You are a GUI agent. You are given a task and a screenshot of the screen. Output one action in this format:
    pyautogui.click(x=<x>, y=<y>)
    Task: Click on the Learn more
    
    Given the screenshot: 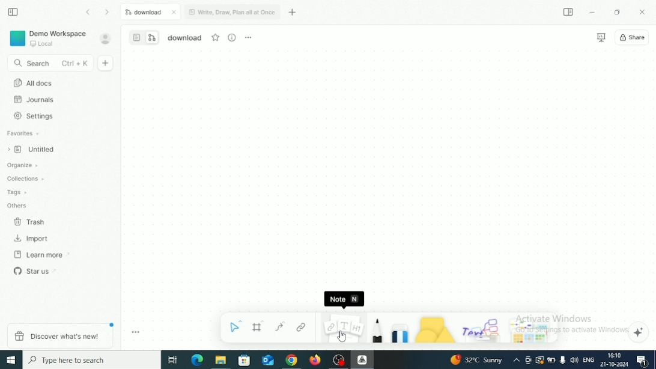 What is the action you would take?
    pyautogui.click(x=43, y=254)
    